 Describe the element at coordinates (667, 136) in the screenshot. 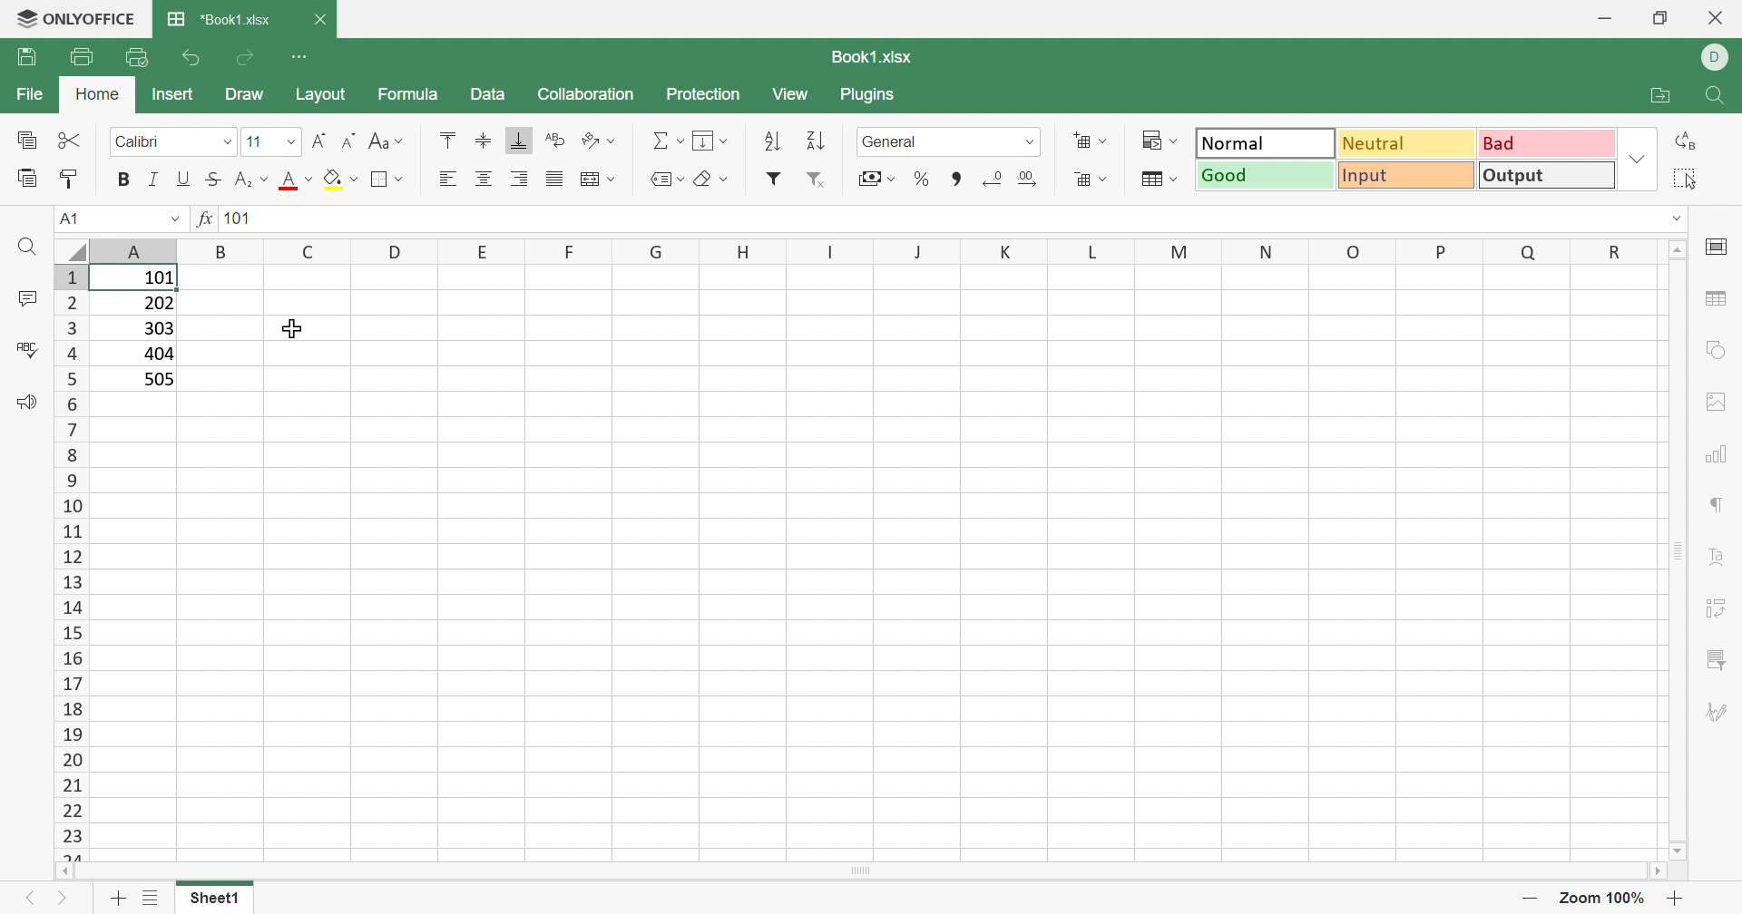

I see `Summation` at that location.